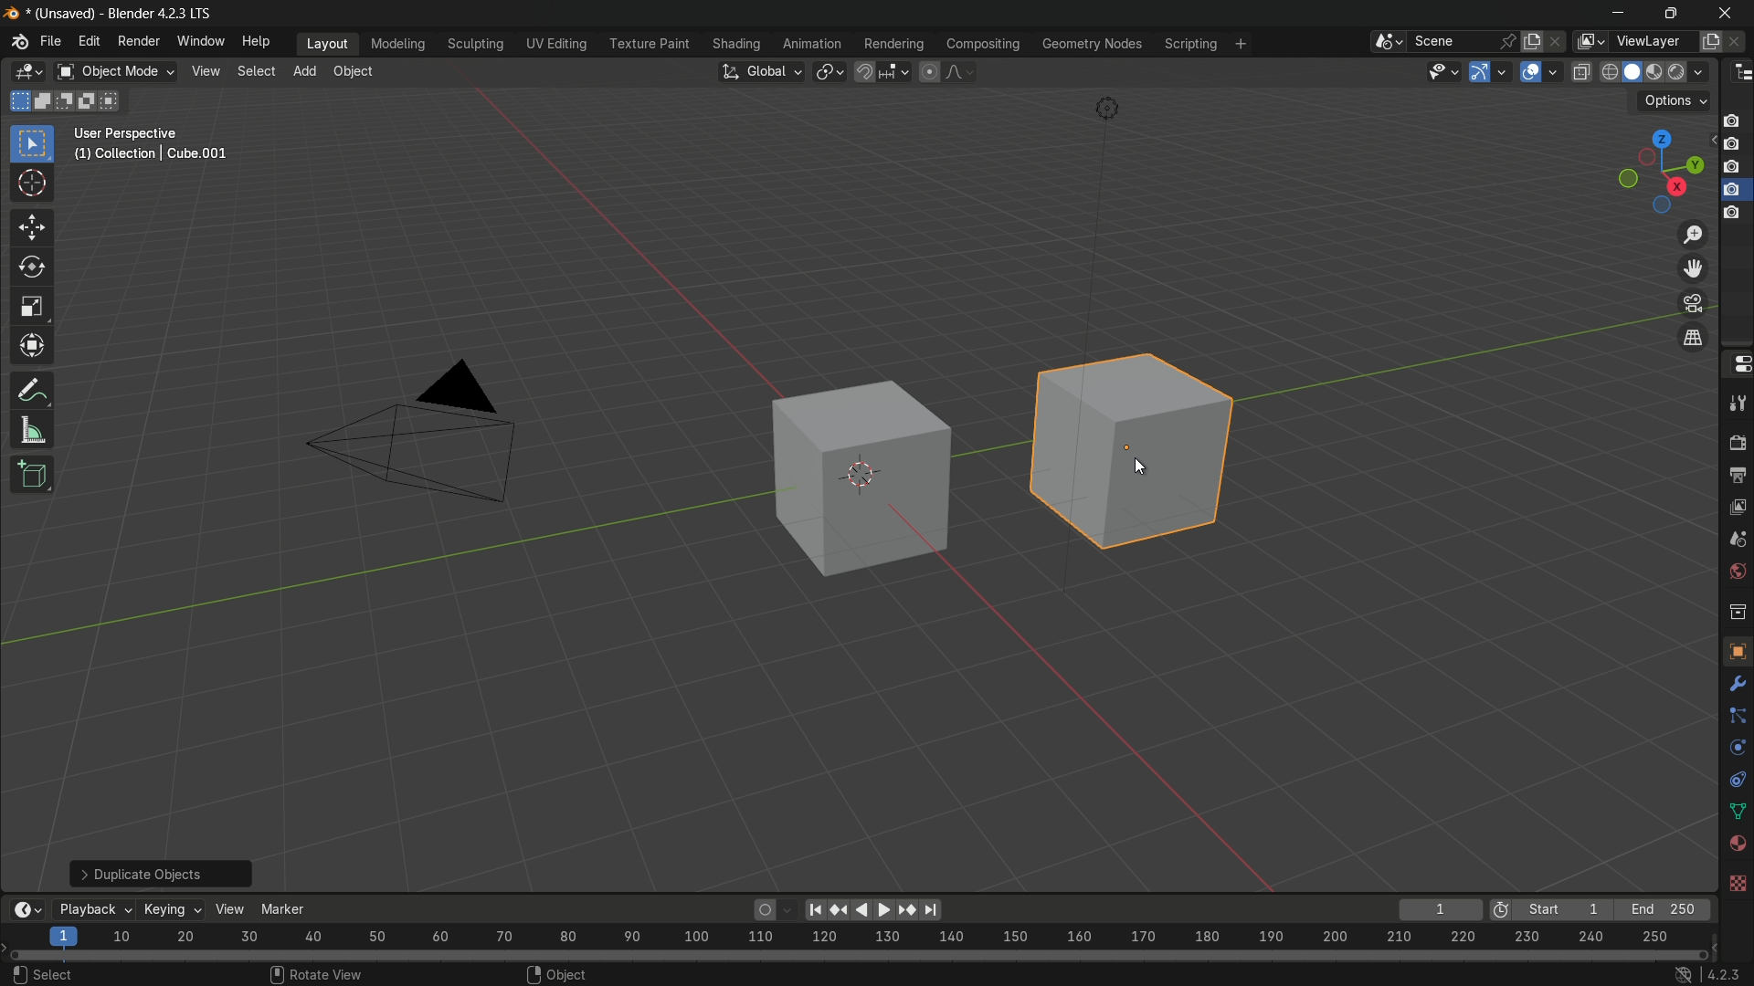 The height and width of the screenshot is (986, 1754). I want to click on shading menu, so click(734, 45).